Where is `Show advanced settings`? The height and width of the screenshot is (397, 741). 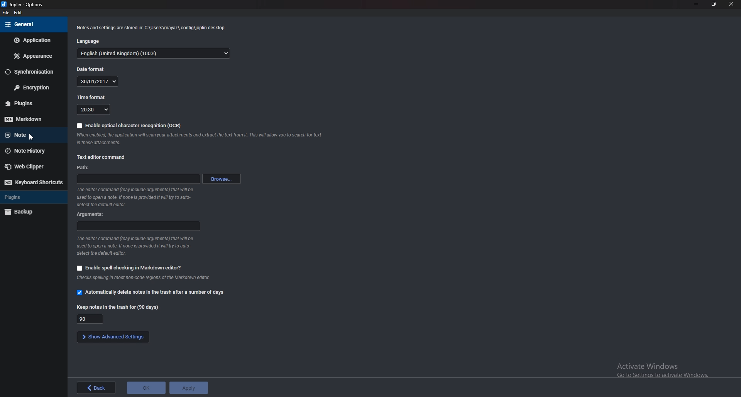 Show advanced settings is located at coordinates (113, 337).